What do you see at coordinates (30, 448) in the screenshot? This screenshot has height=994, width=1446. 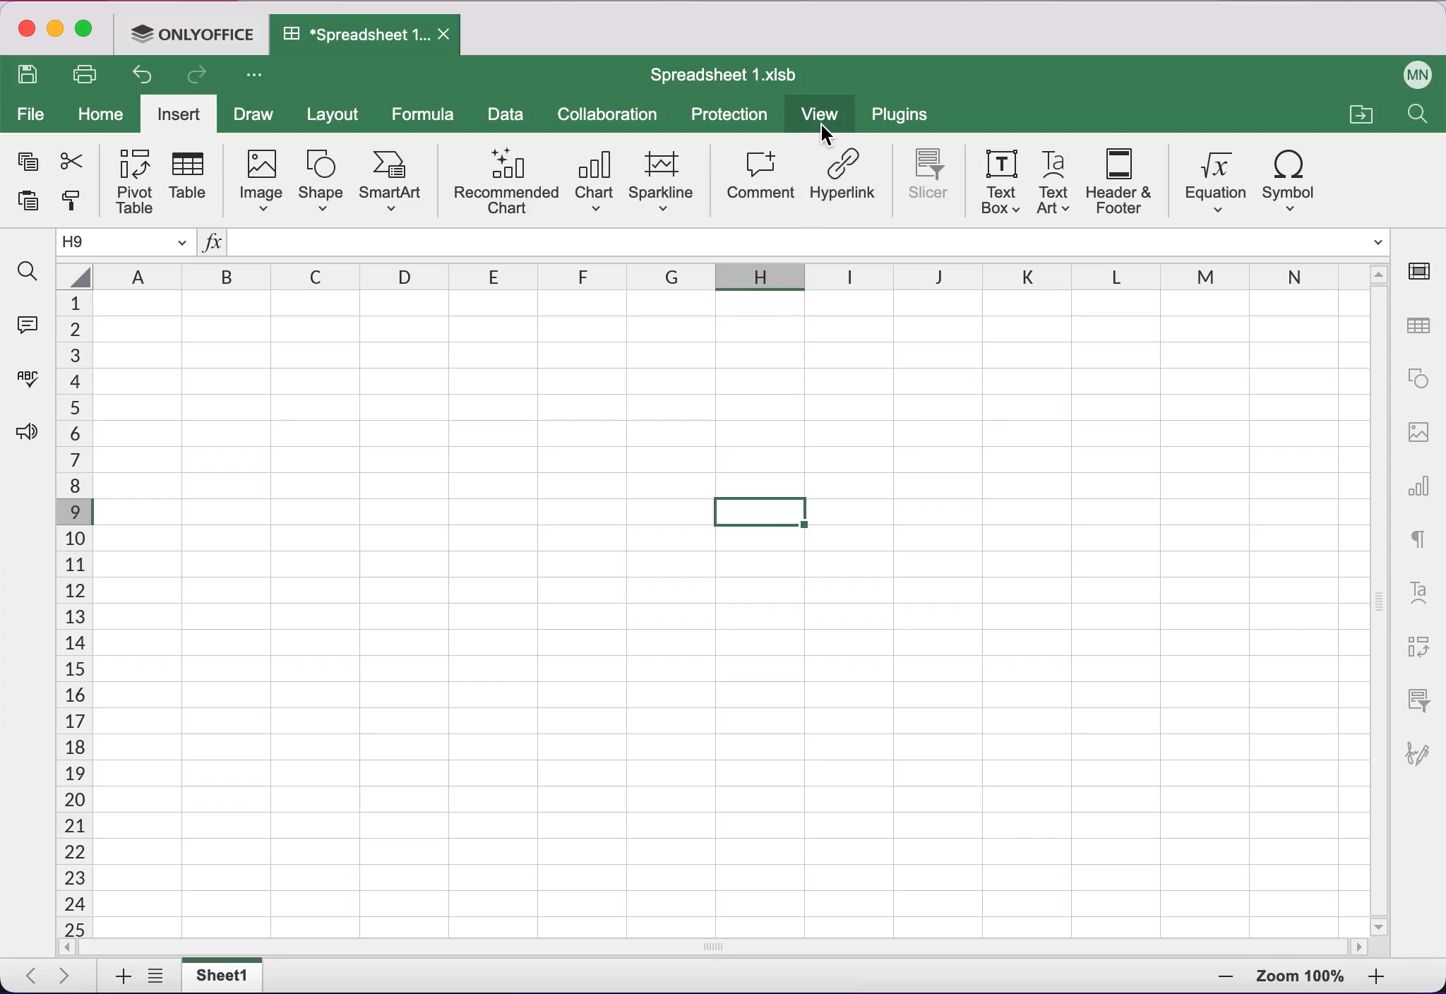 I see `feedback and support` at bounding box center [30, 448].